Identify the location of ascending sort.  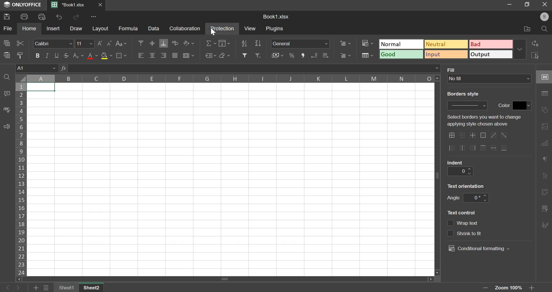
(244, 43).